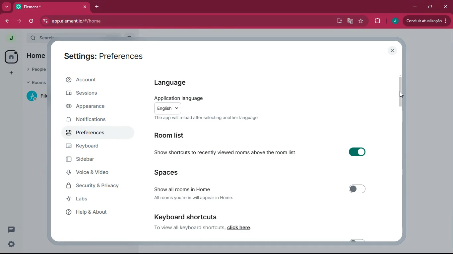  Describe the element at coordinates (239, 227) in the screenshot. I see `click here` at that location.